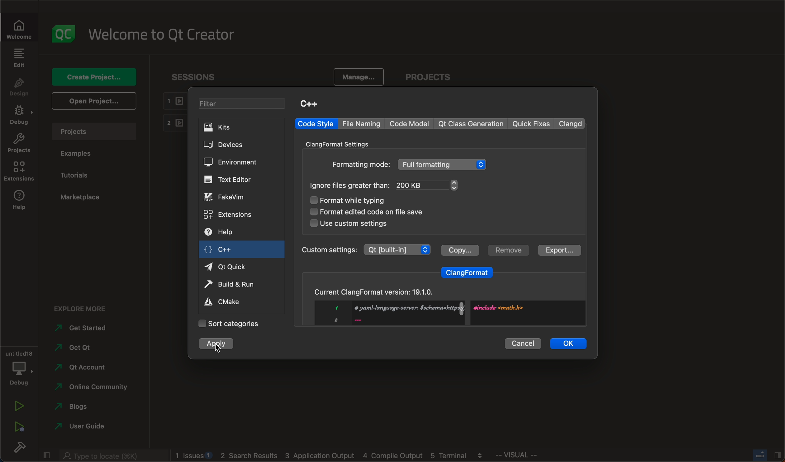  What do you see at coordinates (46, 454) in the screenshot?
I see `close slide bar` at bounding box center [46, 454].